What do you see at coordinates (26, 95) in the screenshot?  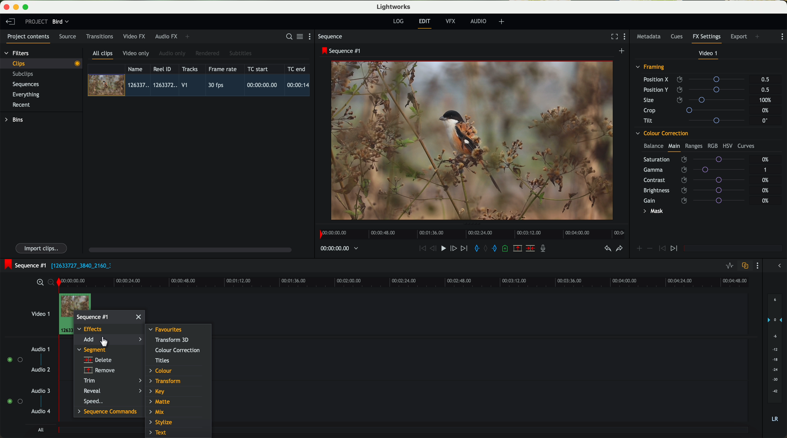 I see `everything` at bounding box center [26, 95].